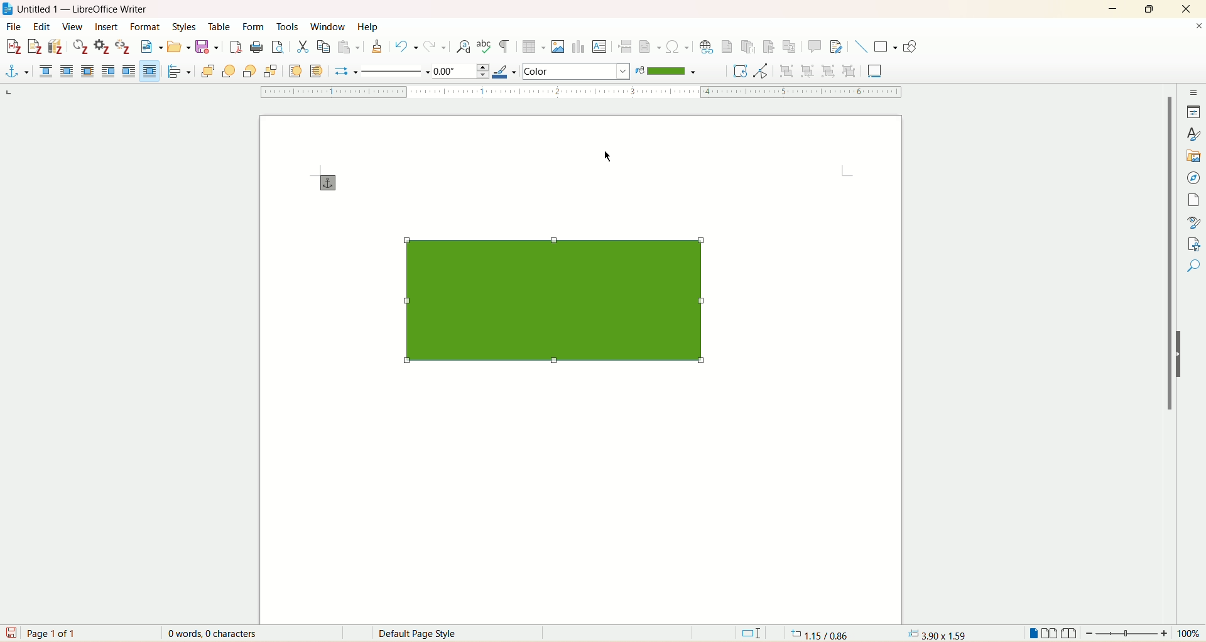  I want to click on through, so click(149, 71).